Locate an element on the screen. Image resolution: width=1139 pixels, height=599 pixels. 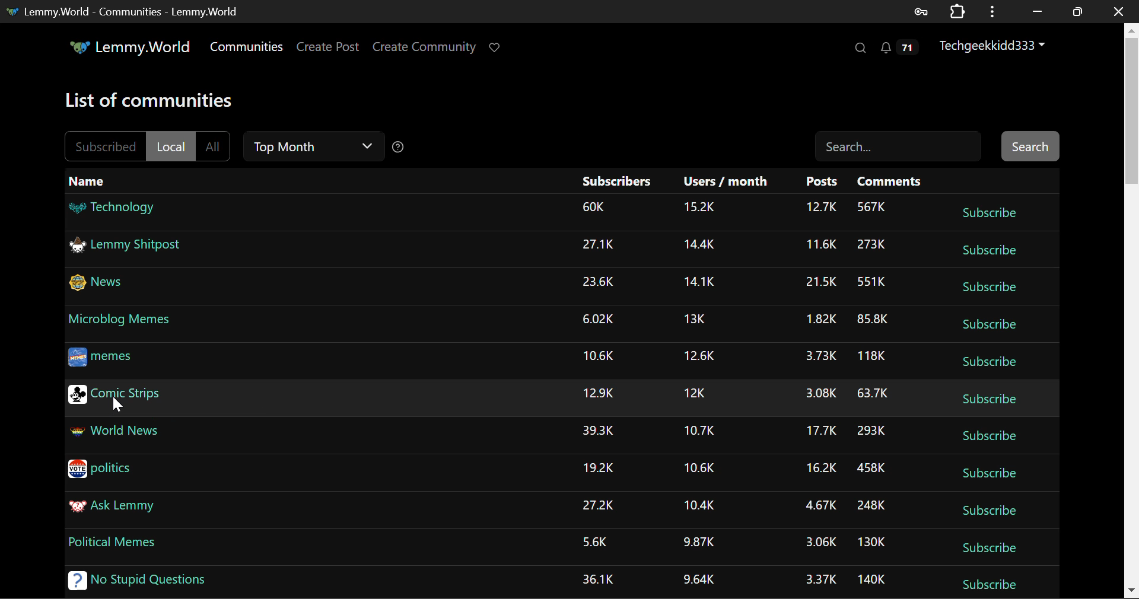
273K is located at coordinates (872, 245).